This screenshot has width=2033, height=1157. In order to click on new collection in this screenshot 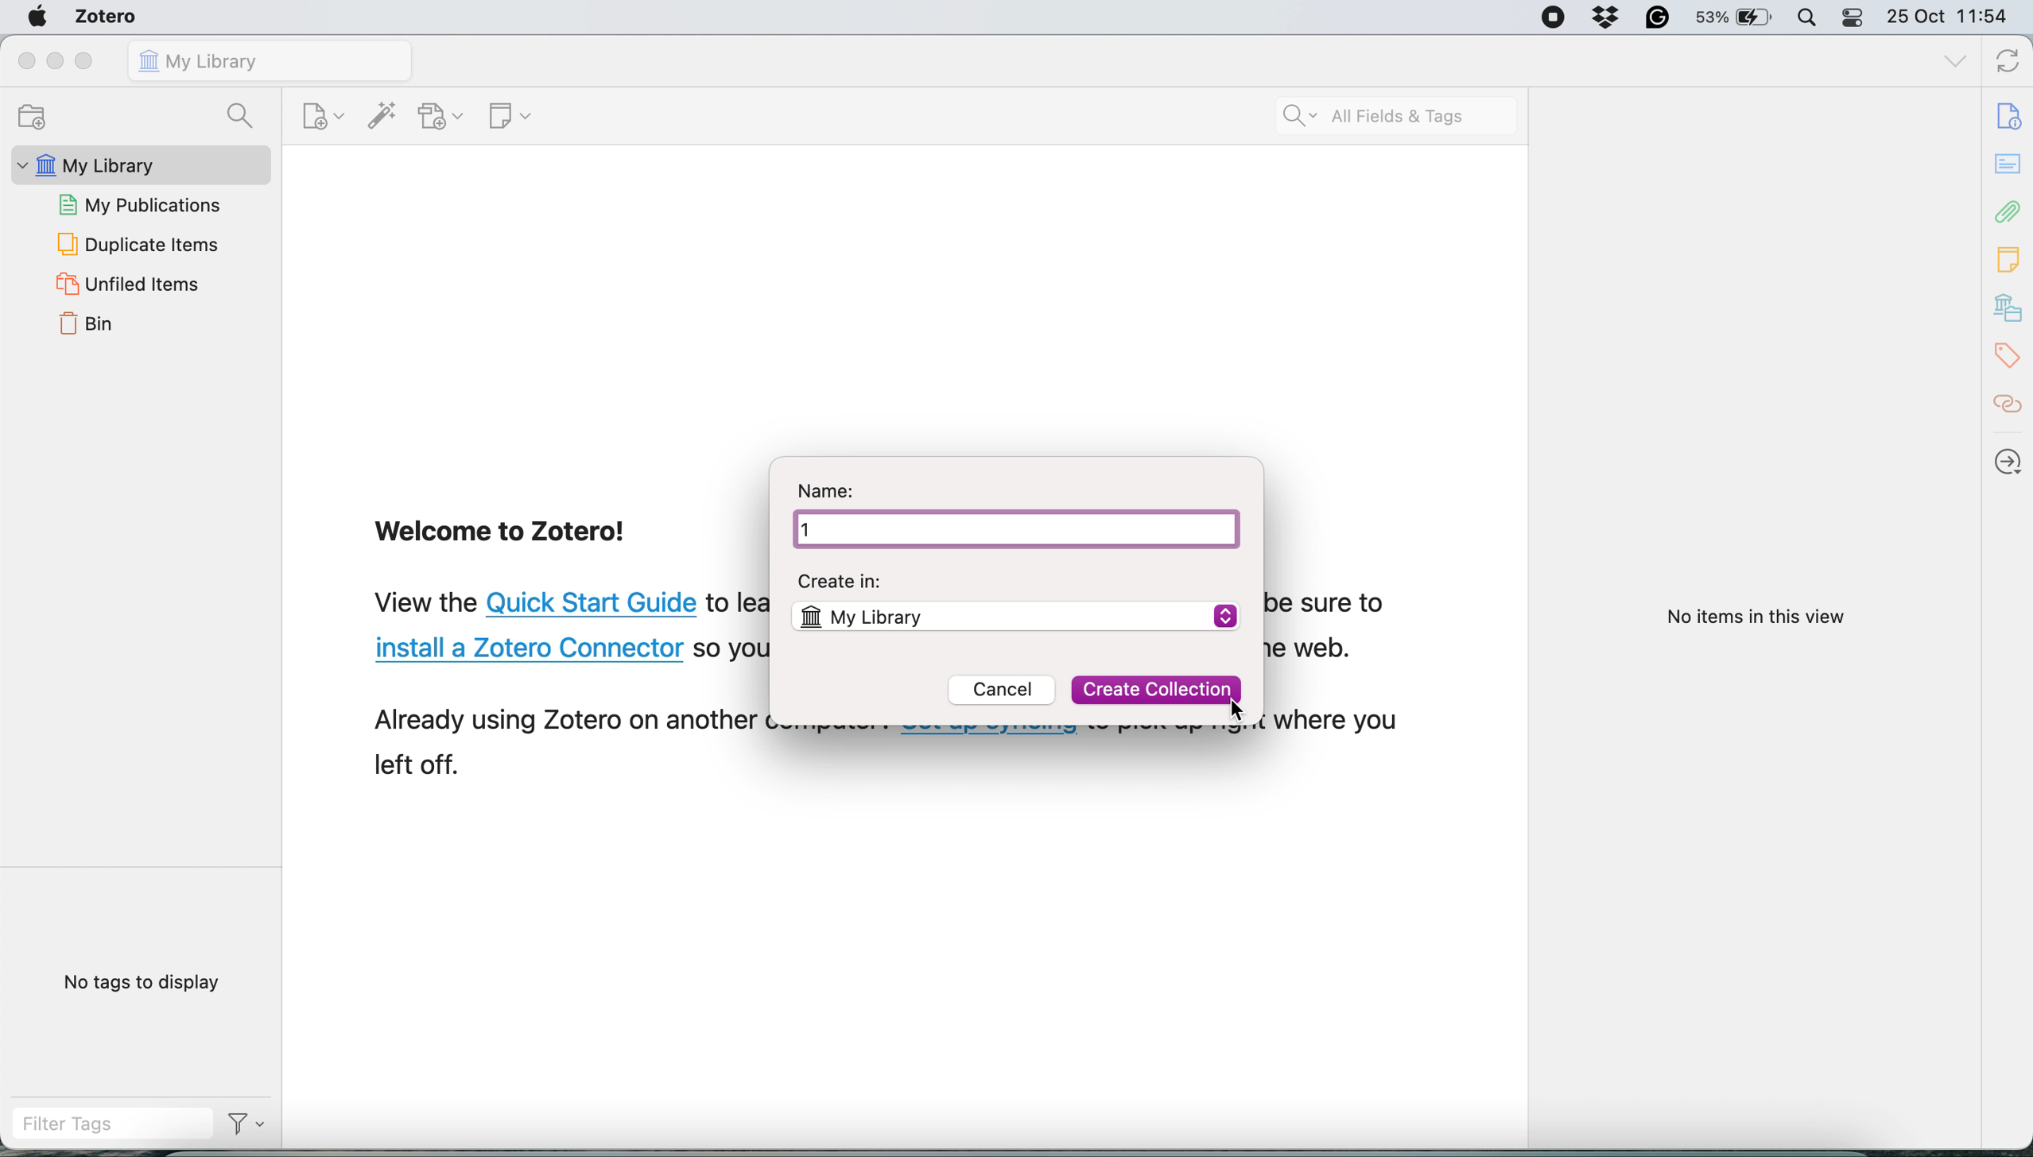, I will do `click(40, 115)`.